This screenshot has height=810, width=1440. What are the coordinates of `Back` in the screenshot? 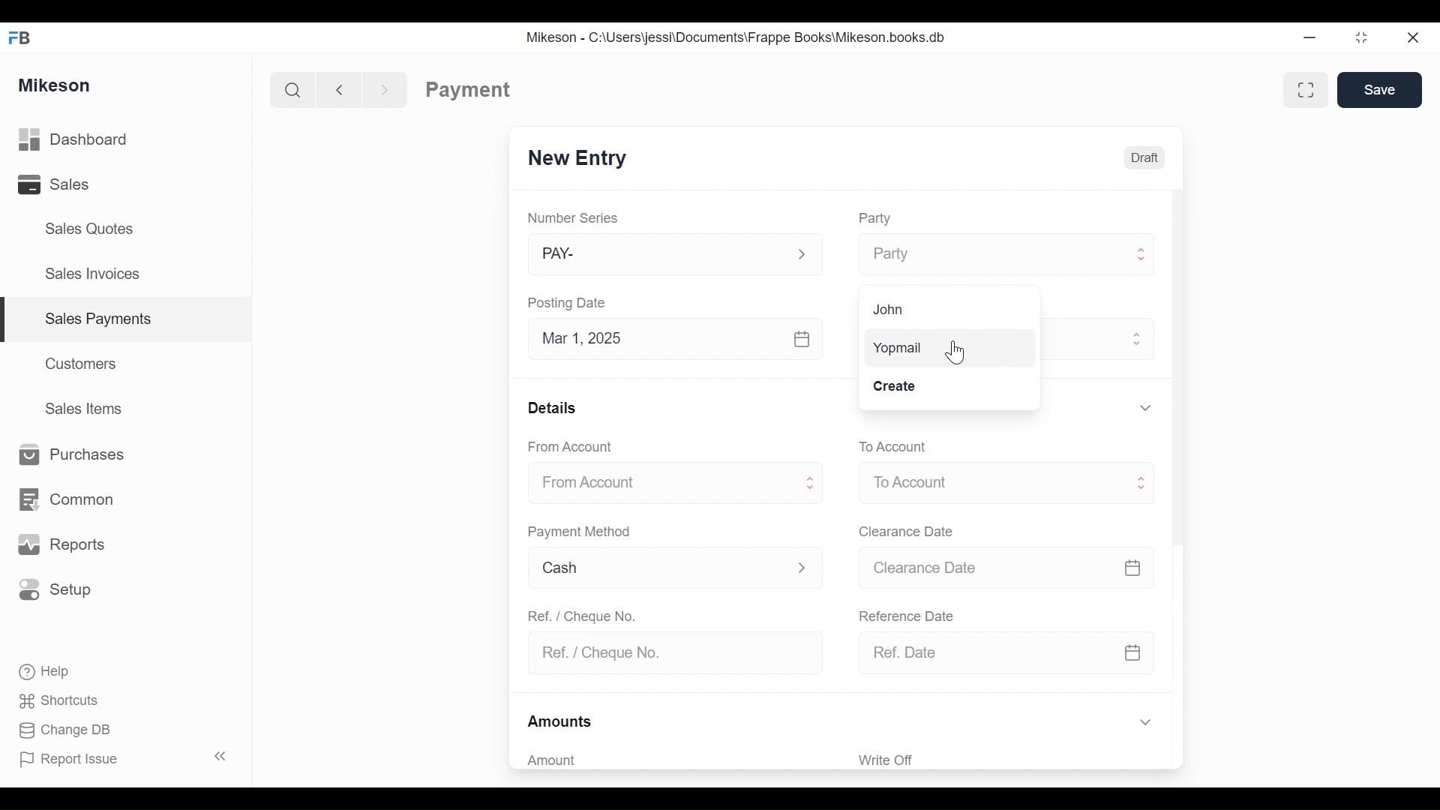 It's located at (346, 88).